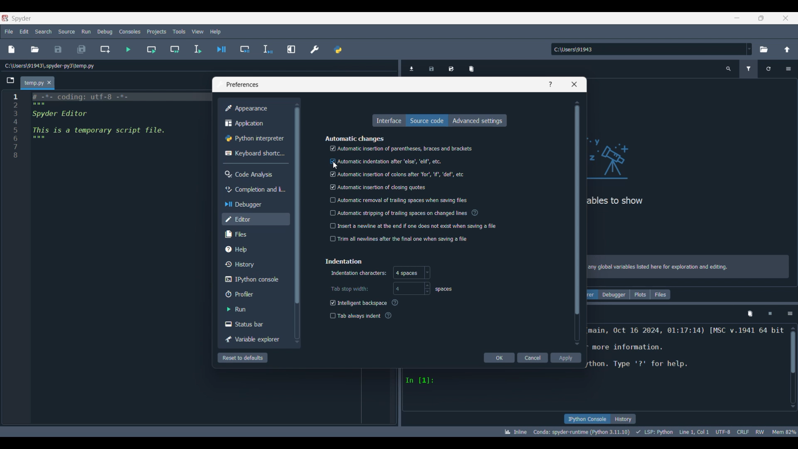  Describe the element at coordinates (241, 84) in the screenshot. I see `Window title` at that location.